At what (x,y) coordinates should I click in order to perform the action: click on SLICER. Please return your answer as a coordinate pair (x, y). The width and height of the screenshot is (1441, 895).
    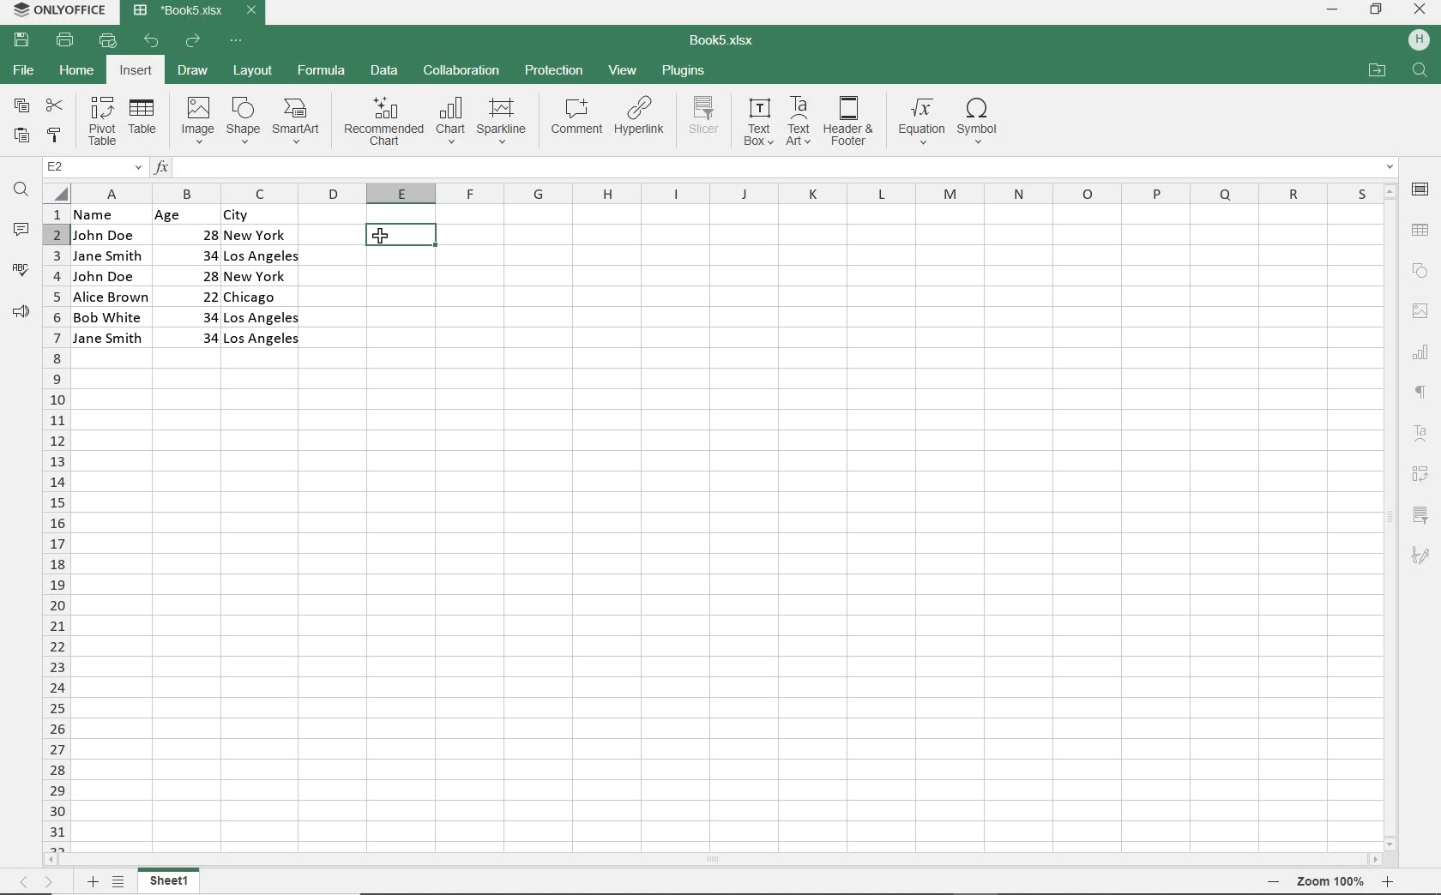
    Looking at the image, I should click on (705, 123).